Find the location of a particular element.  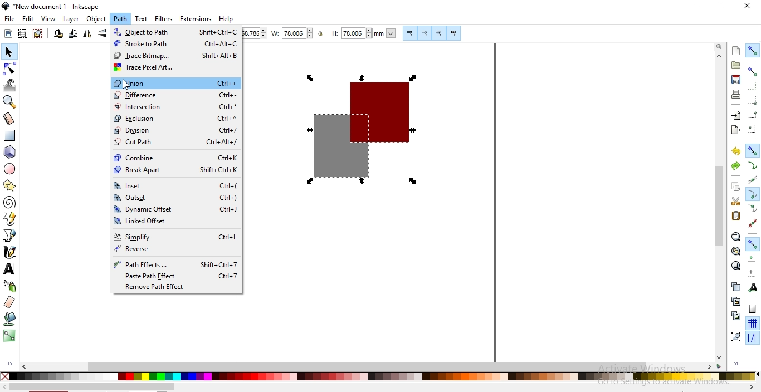

open existing document is located at coordinates (736, 65).